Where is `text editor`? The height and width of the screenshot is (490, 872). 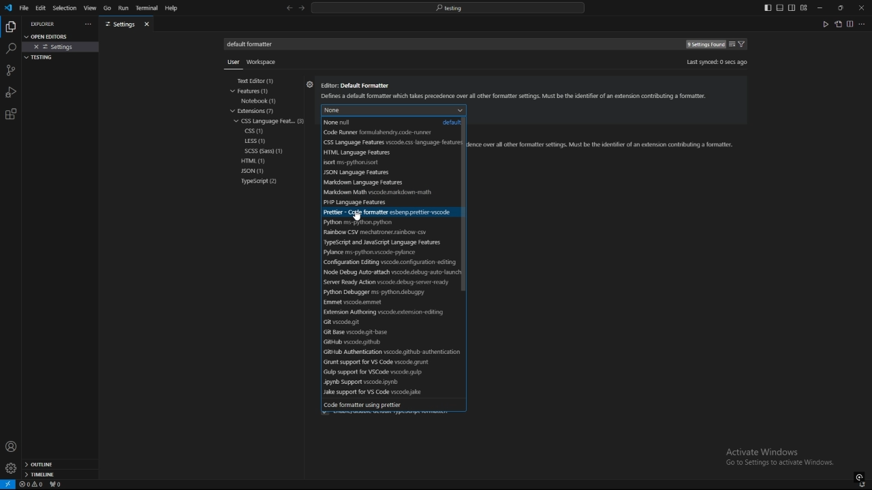 text editor is located at coordinates (262, 81).